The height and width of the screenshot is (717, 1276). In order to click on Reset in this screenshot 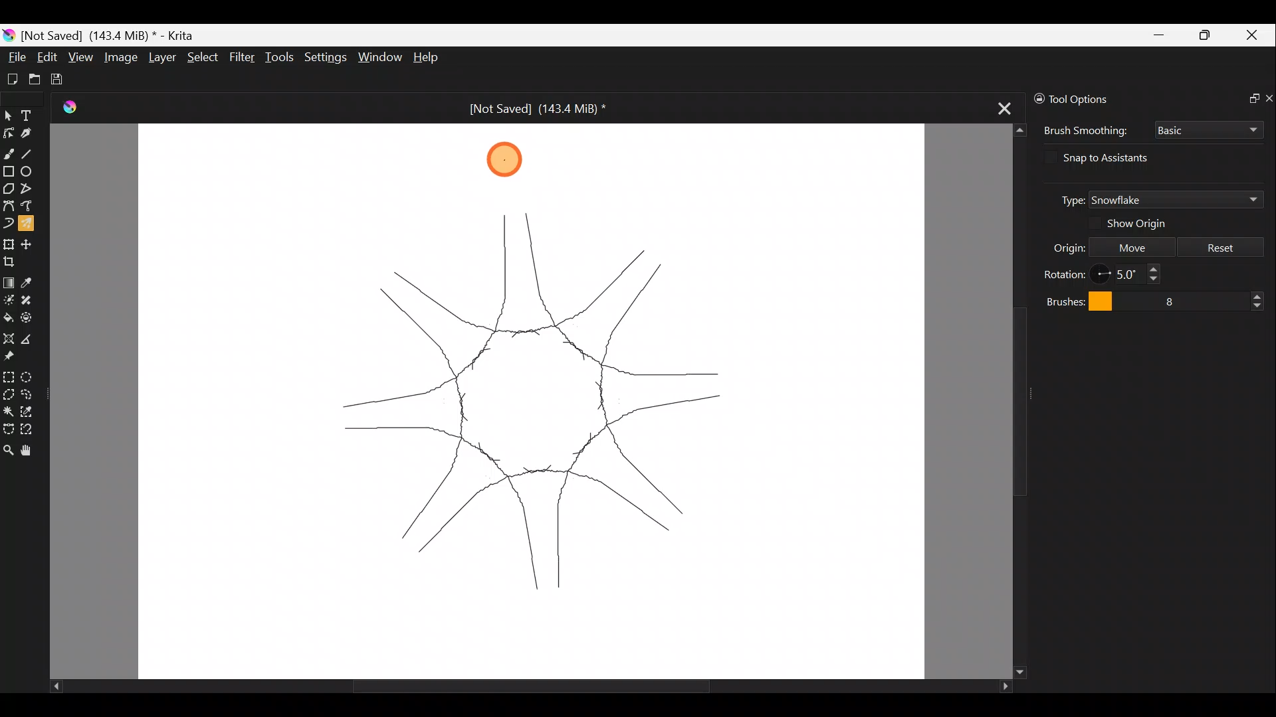, I will do `click(1221, 246)`.